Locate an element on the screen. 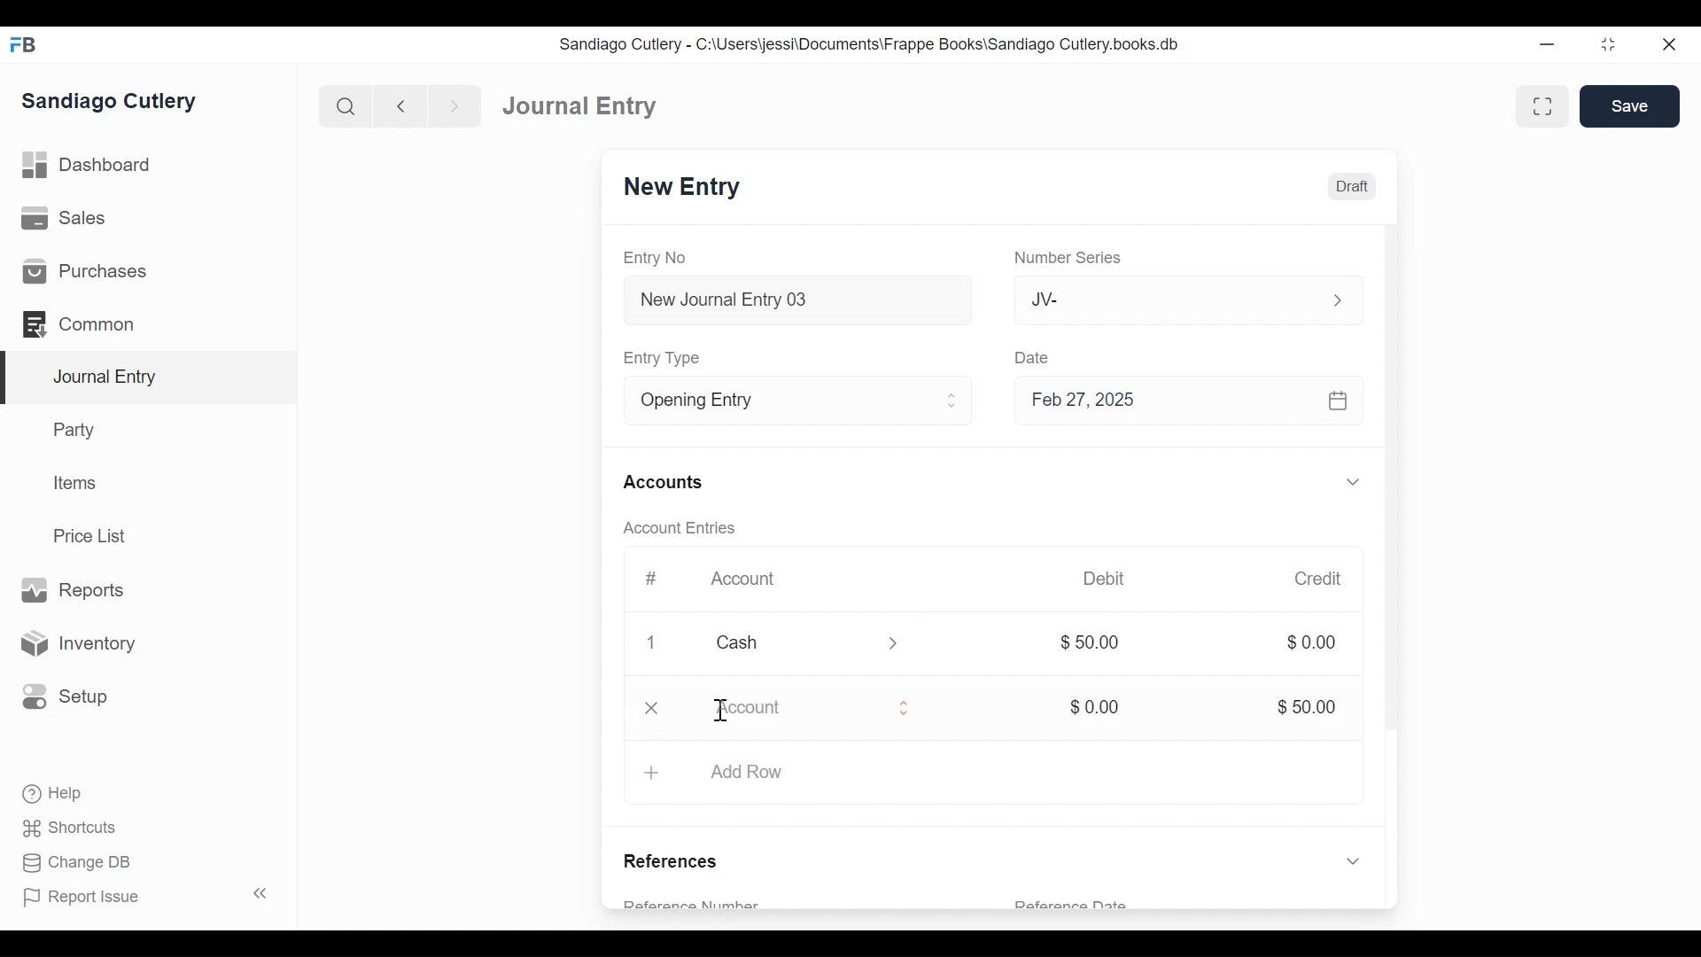 This screenshot has width=1701, height=957. # is located at coordinates (652, 578).